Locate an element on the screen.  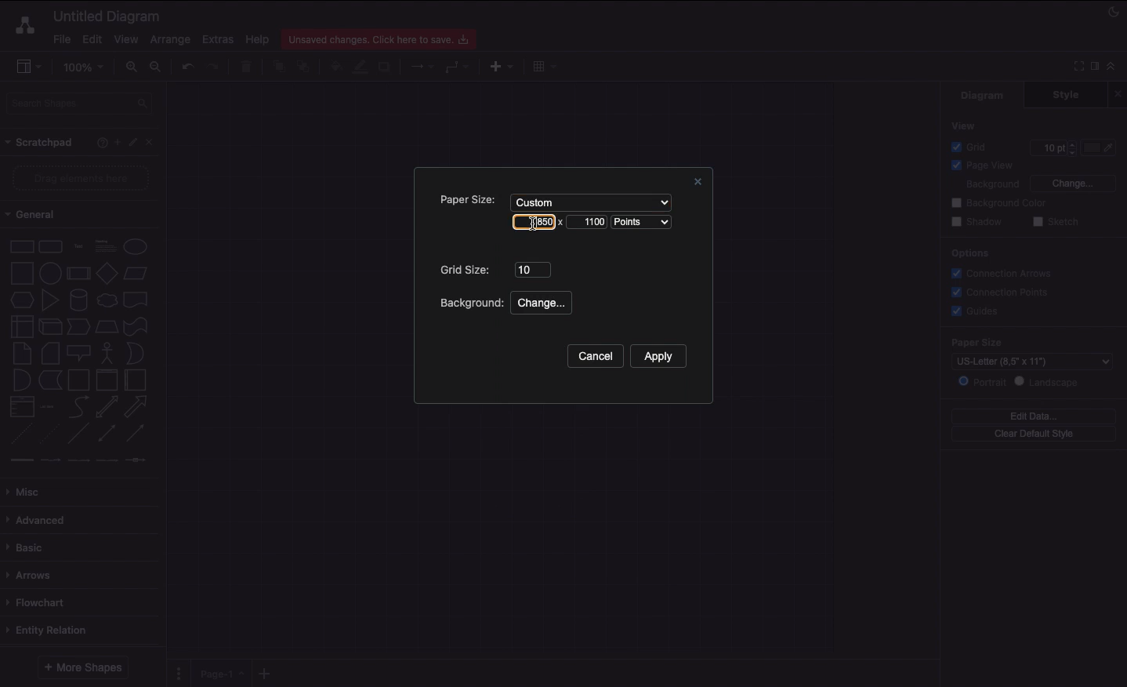
Curved arrow is located at coordinates (78, 405).